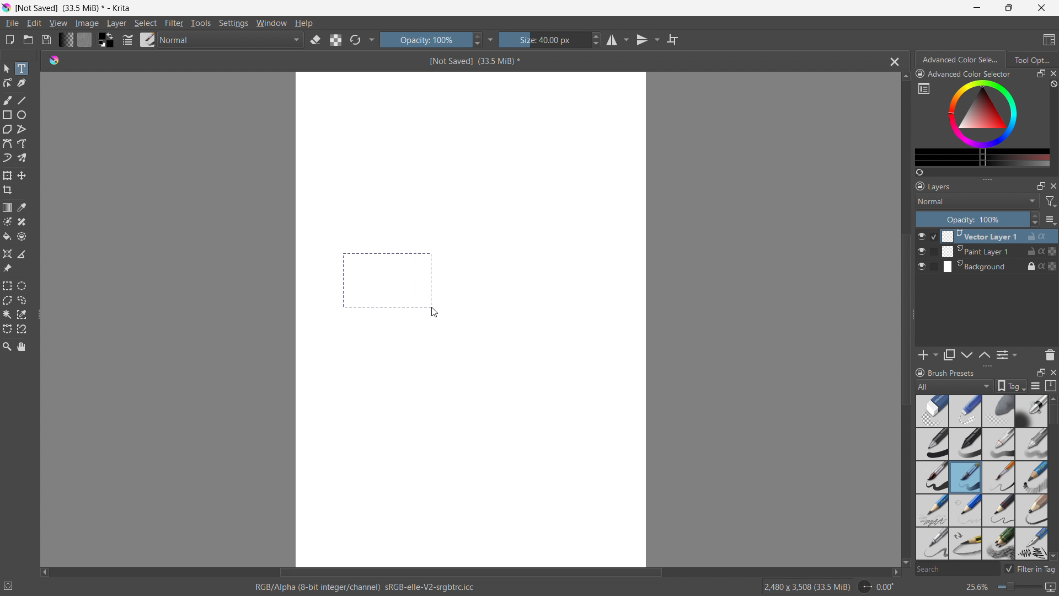  I want to click on options, so click(1050, 220).